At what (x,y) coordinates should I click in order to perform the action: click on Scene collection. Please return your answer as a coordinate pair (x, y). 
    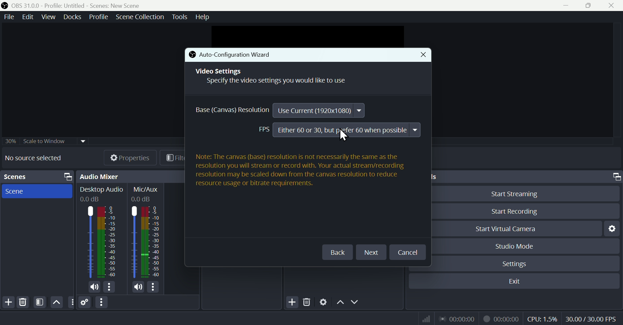
    Looking at the image, I should click on (141, 18).